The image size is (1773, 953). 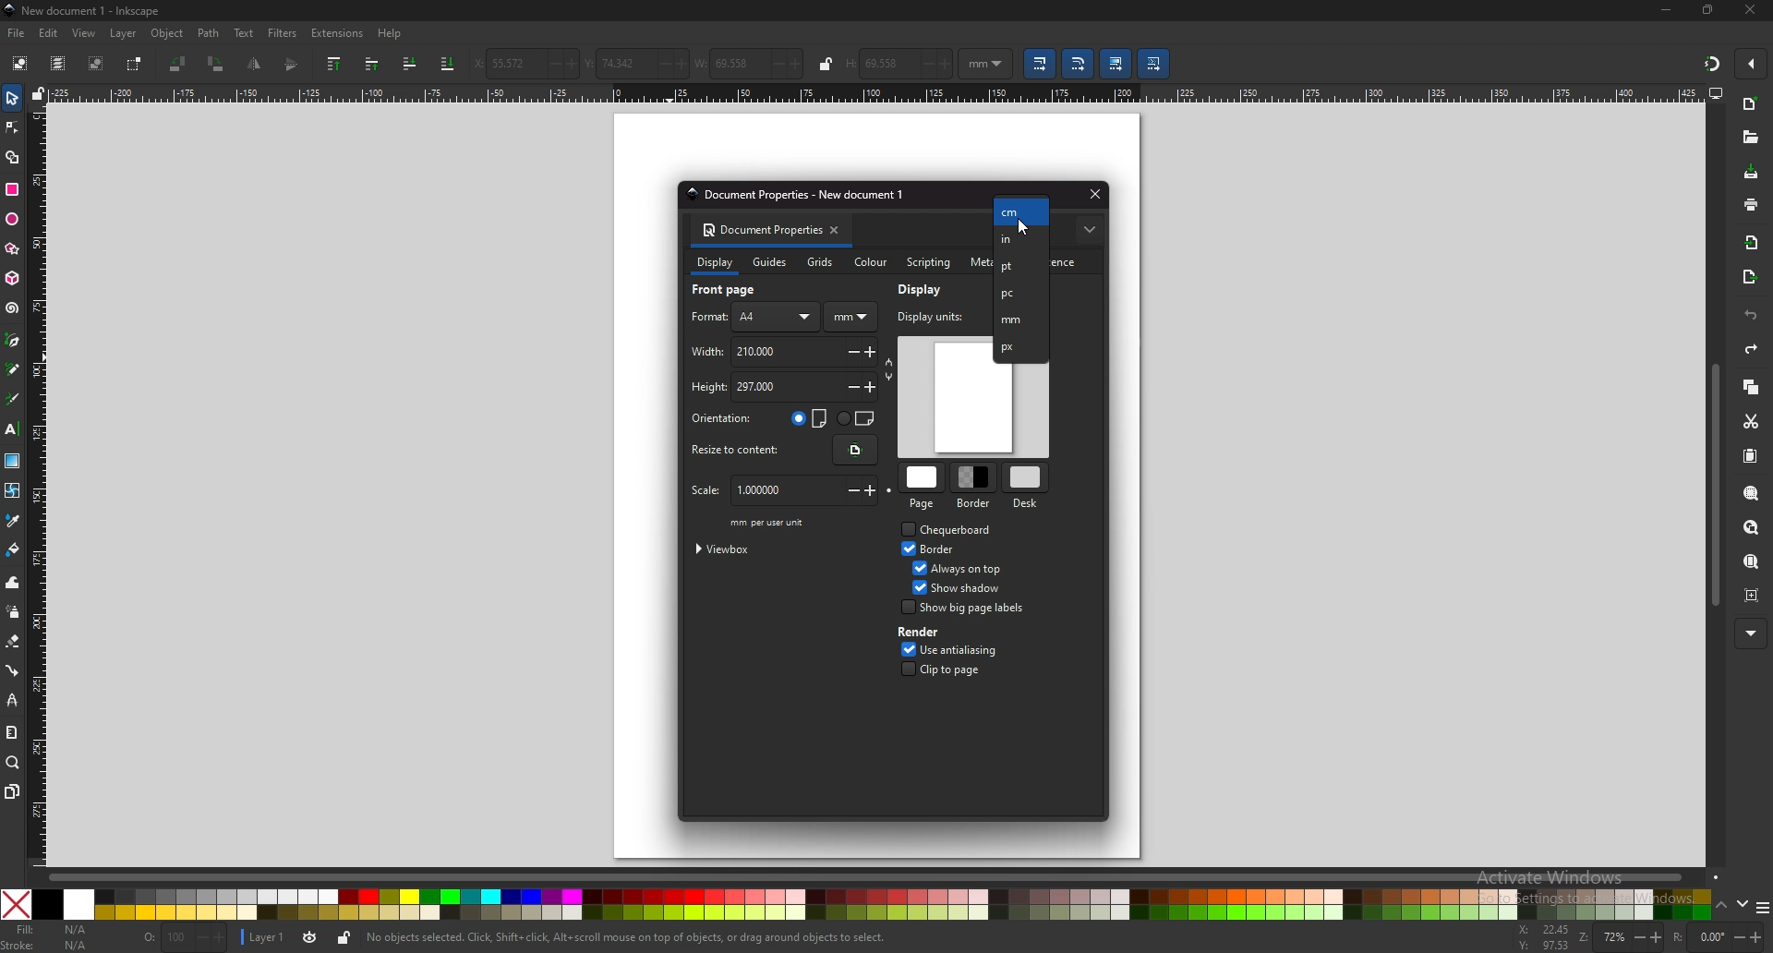 What do you see at coordinates (1750, 277) in the screenshot?
I see `export` at bounding box center [1750, 277].